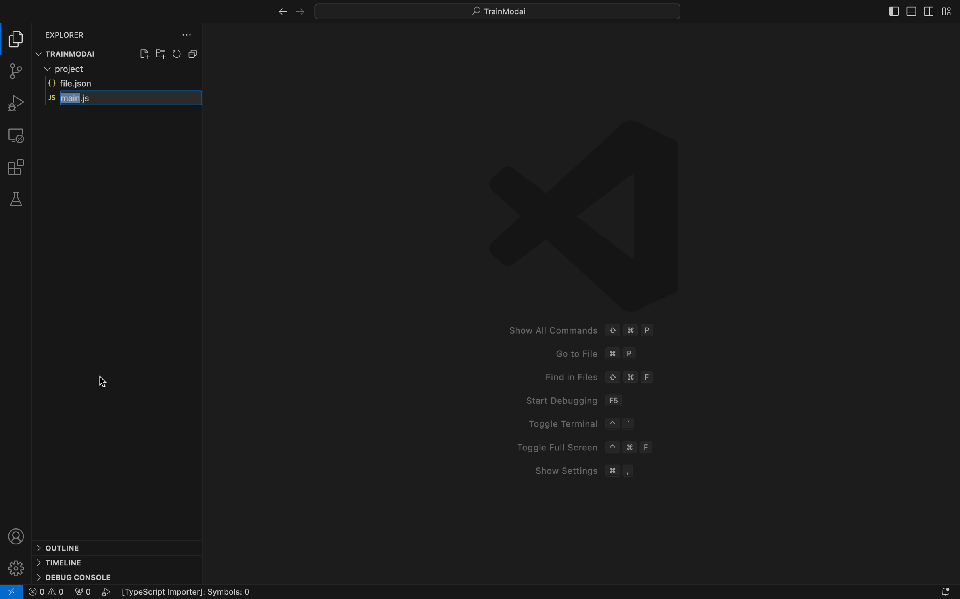  What do you see at coordinates (910, 12) in the screenshot?
I see `sidebar bottom` at bounding box center [910, 12].